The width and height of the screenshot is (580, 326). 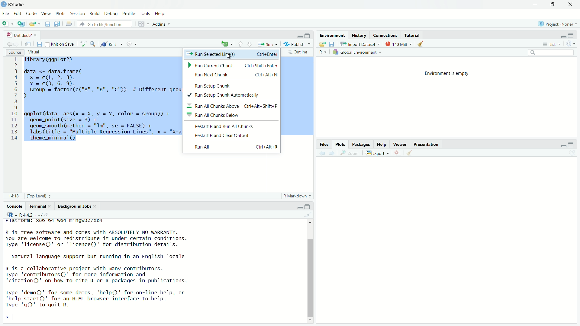 I want to click on Outline, so click(x=298, y=53).